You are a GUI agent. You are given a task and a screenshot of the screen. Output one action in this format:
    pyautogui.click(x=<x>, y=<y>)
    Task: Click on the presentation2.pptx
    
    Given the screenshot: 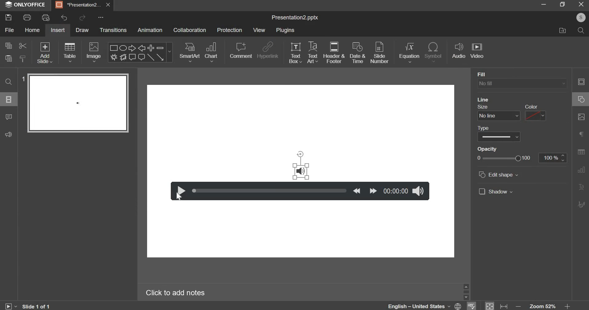 What is the action you would take?
    pyautogui.click(x=297, y=18)
    